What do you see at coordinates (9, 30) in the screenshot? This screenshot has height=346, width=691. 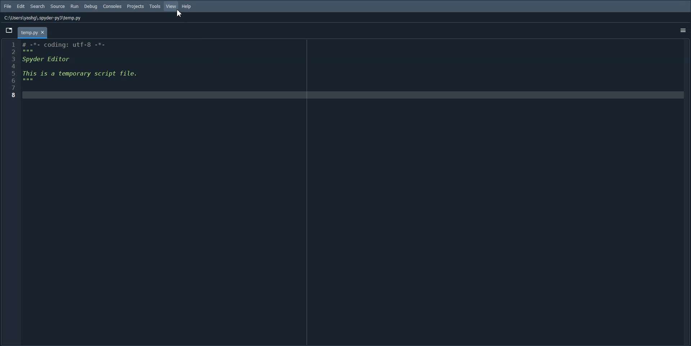 I see `Browse Tab` at bounding box center [9, 30].